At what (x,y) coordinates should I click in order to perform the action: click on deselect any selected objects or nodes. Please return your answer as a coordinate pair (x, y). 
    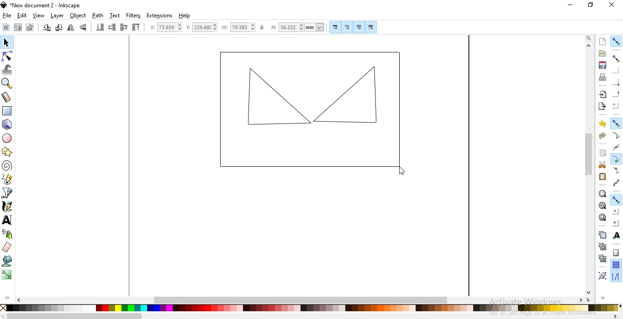
    Looking at the image, I should click on (31, 28).